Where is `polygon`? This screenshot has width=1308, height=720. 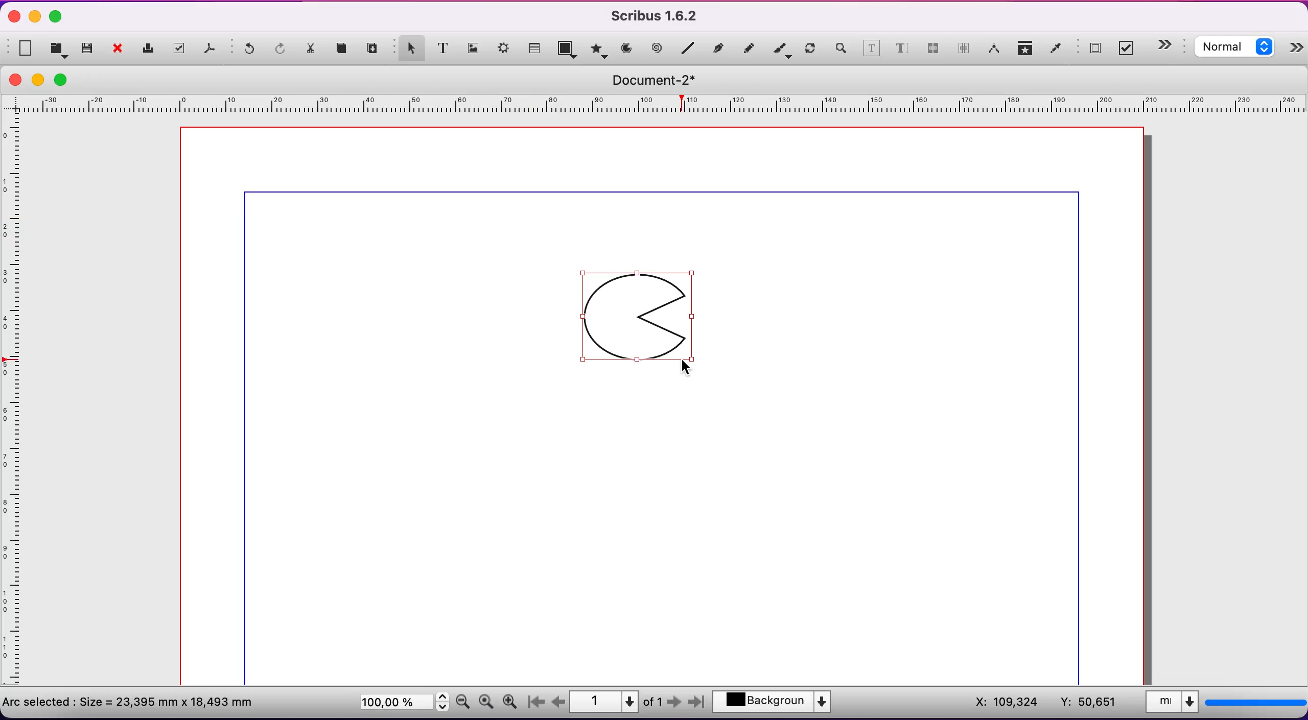 polygon is located at coordinates (598, 49).